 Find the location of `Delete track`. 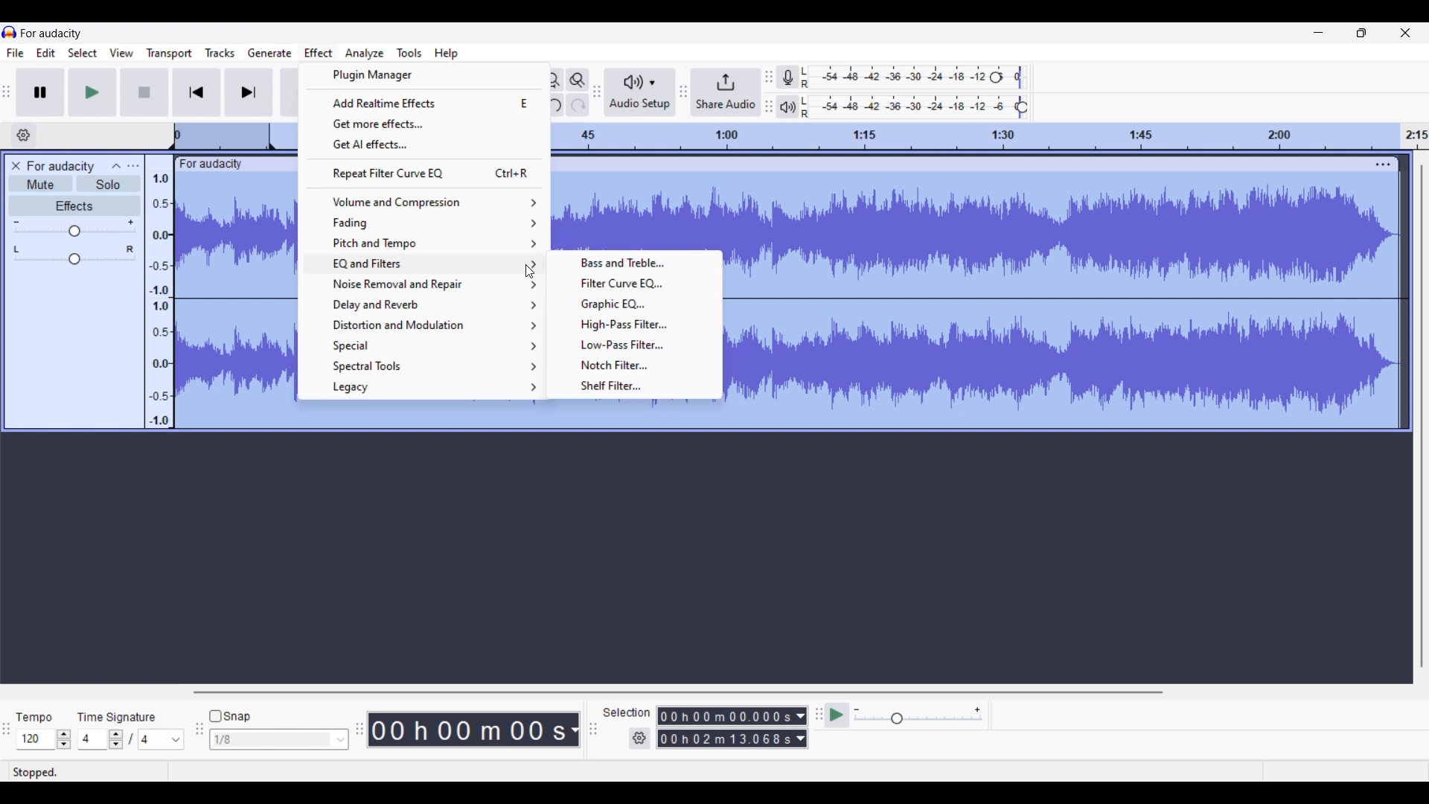

Delete track is located at coordinates (18, 166).